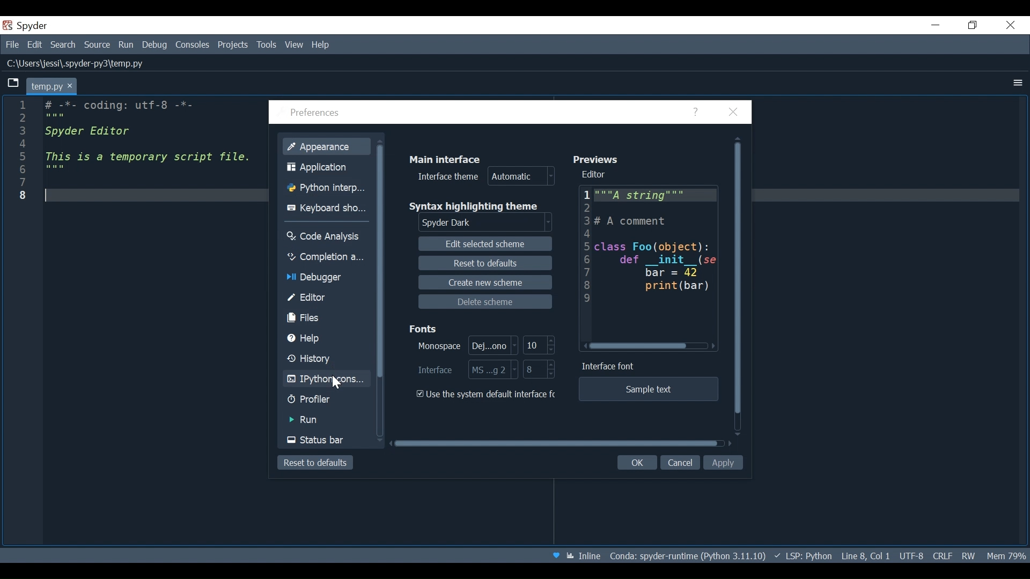 The height and width of the screenshot is (579, 1030). I want to click on File, so click(11, 44).